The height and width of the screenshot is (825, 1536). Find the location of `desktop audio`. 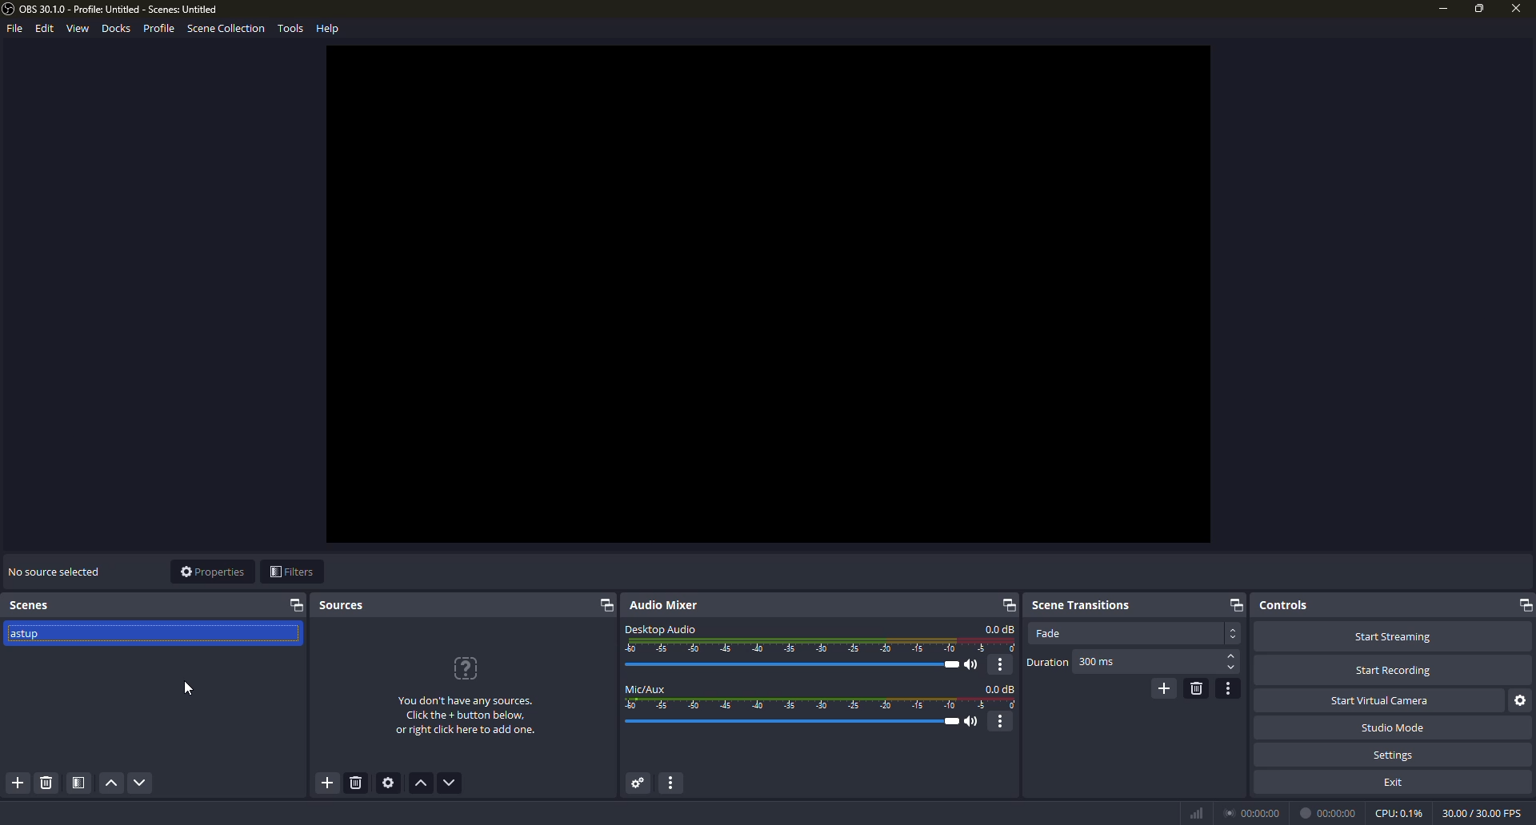

desktop audio is located at coordinates (661, 628).